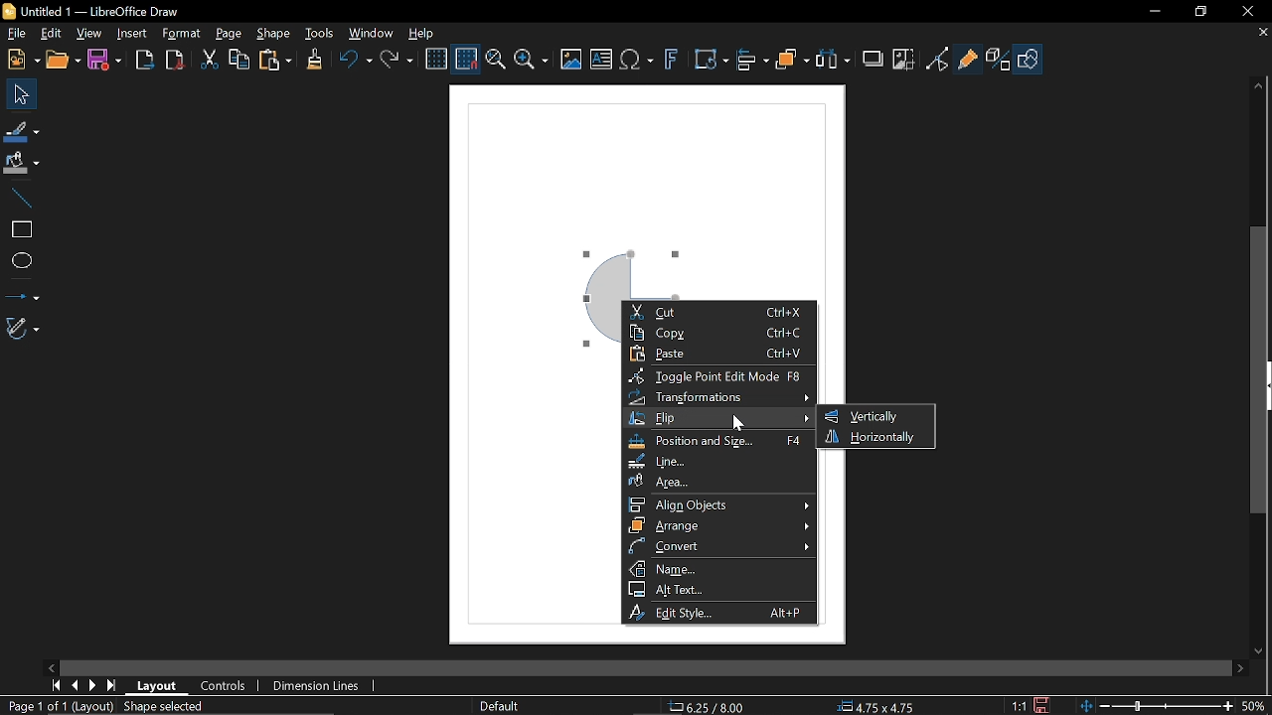  What do you see at coordinates (717, 333) in the screenshot?
I see `Copy  Ctrl+C` at bounding box center [717, 333].